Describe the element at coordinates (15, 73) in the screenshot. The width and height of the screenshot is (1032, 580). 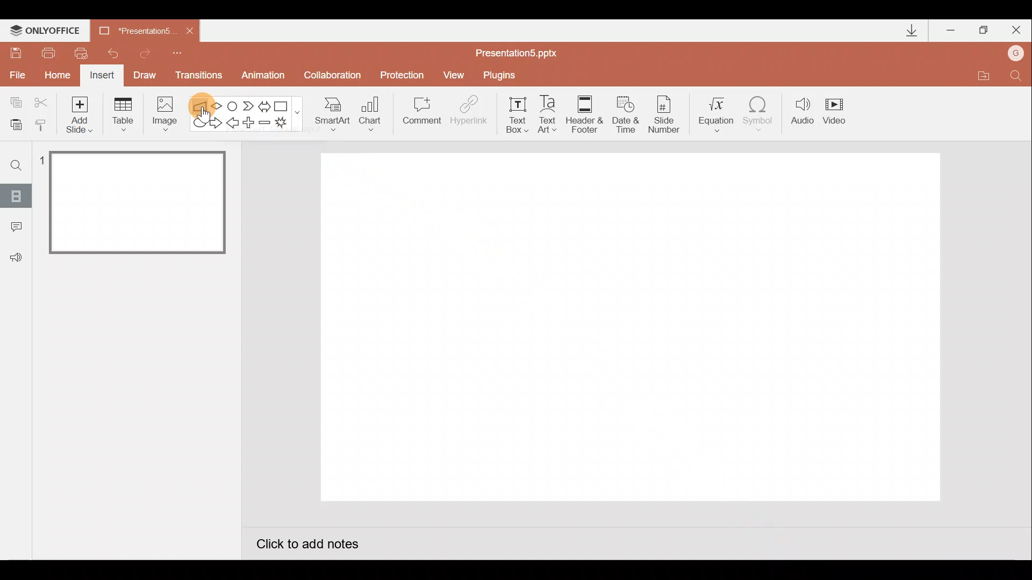
I see `File` at that location.